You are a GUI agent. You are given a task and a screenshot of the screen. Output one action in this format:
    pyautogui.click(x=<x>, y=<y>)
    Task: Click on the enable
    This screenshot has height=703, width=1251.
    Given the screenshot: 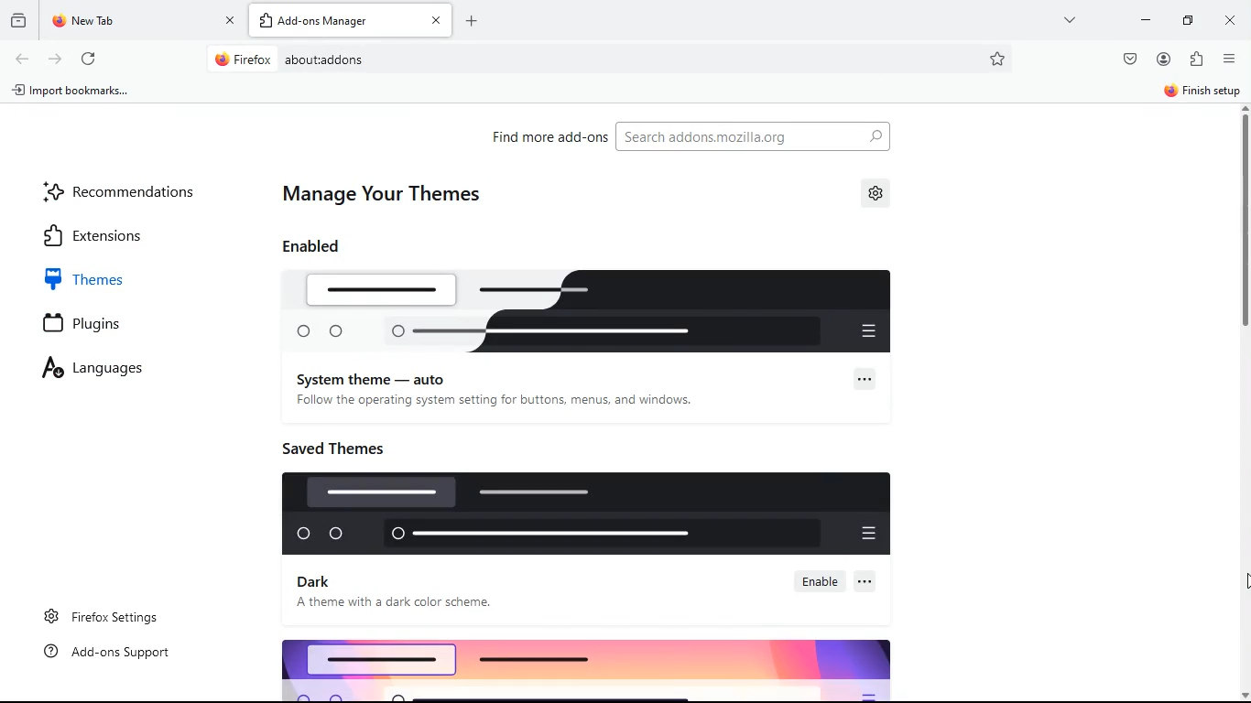 What is the action you would take?
    pyautogui.click(x=822, y=580)
    